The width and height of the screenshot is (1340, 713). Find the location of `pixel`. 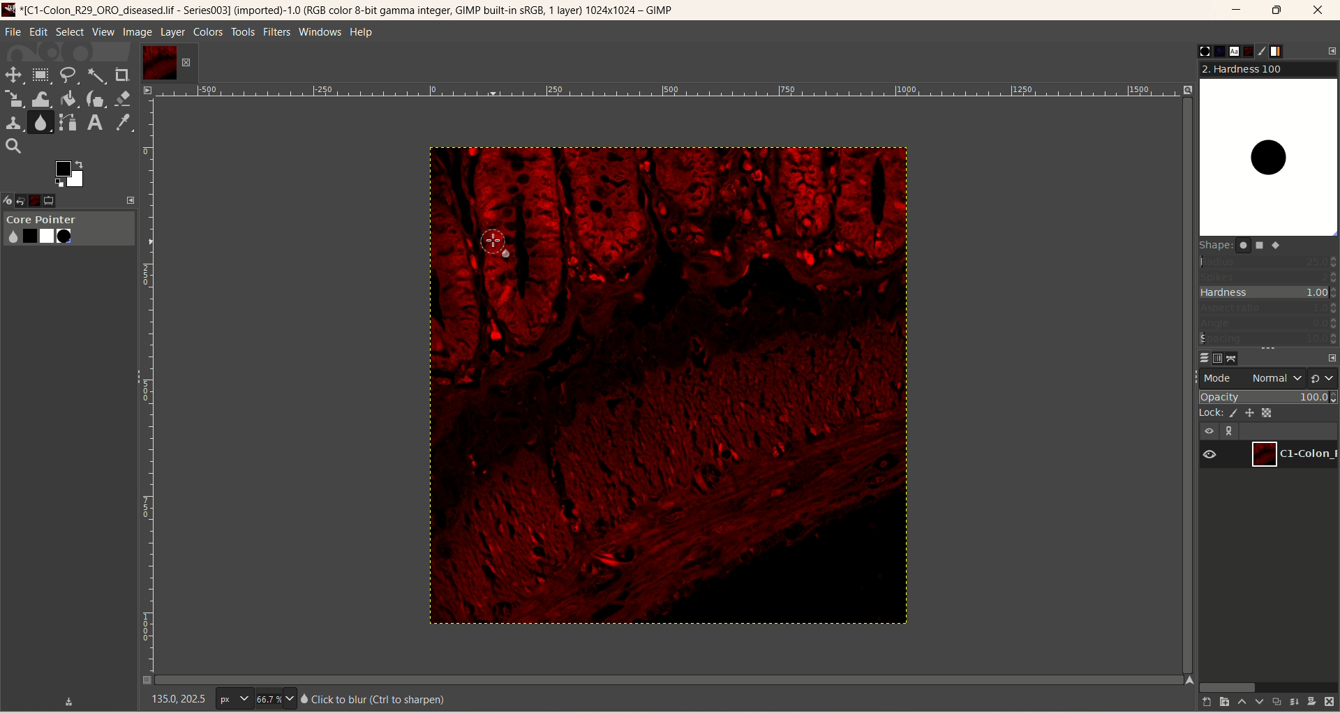

pixel is located at coordinates (234, 700).